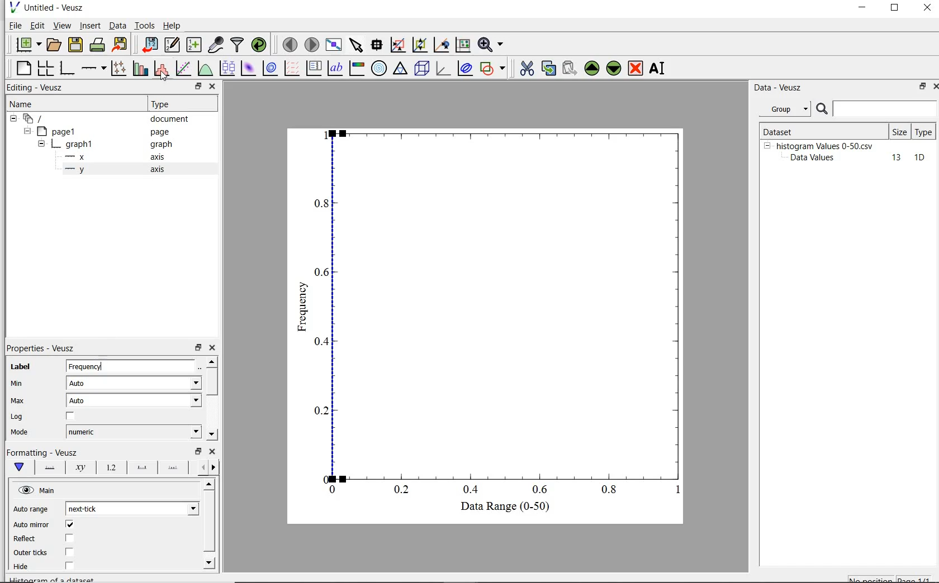 The image size is (939, 583). Describe the element at coordinates (211, 381) in the screenshot. I see `vertical scrollbar` at that location.